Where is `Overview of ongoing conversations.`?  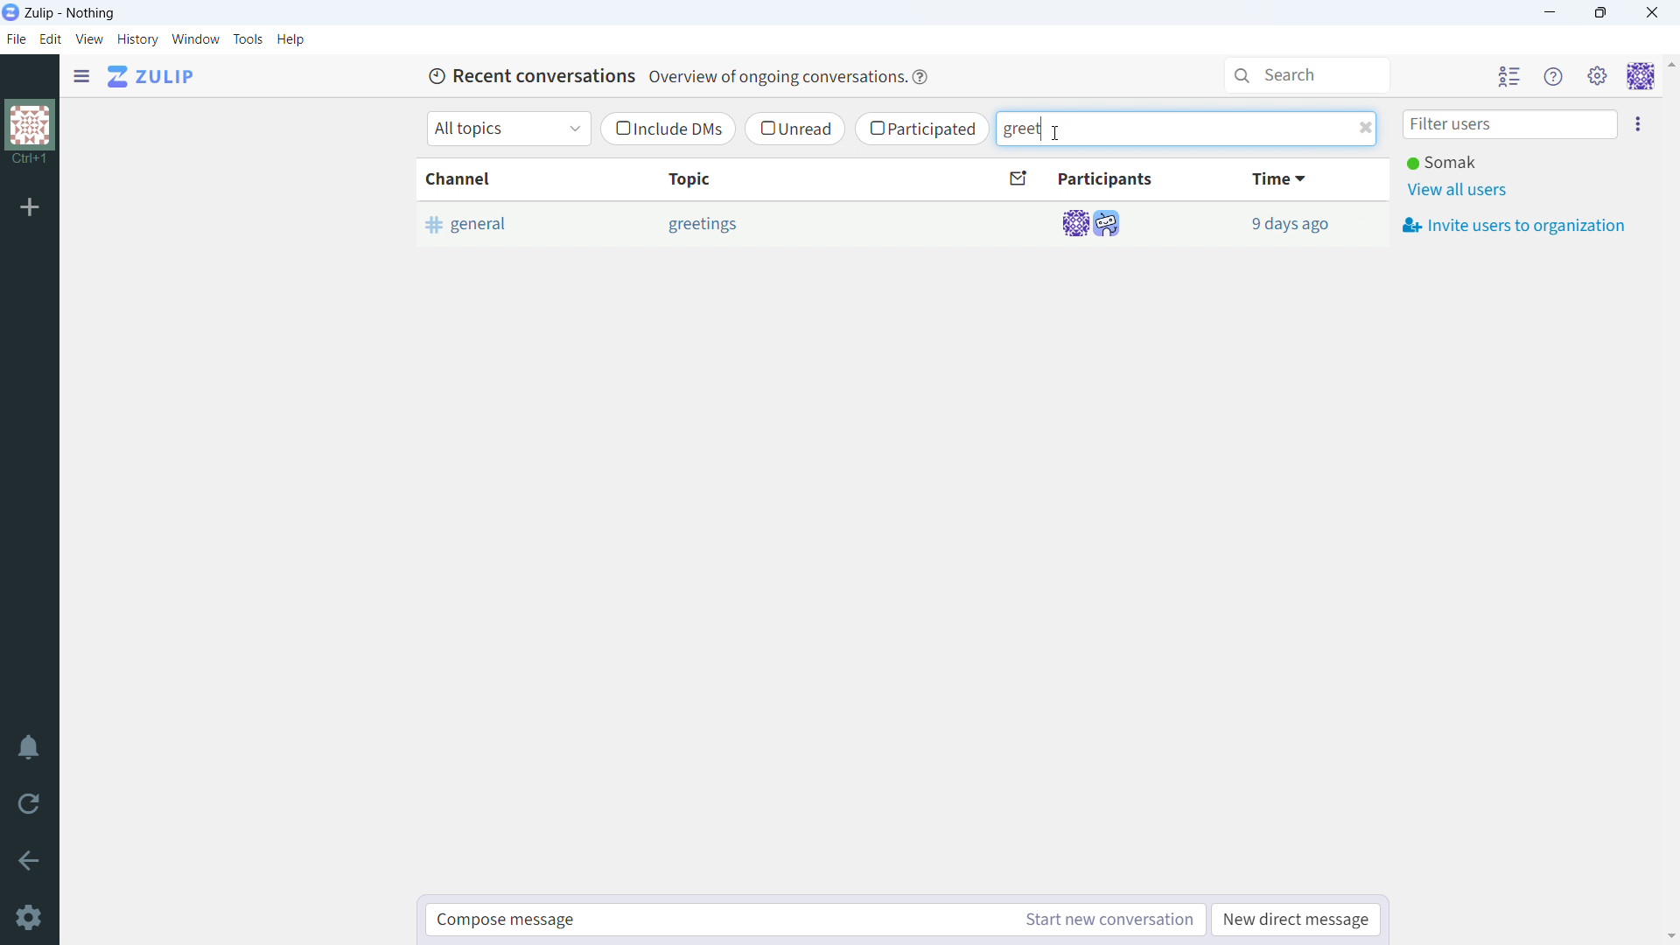
Overview of ongoing conversations. is located at coordinates (774, 77).